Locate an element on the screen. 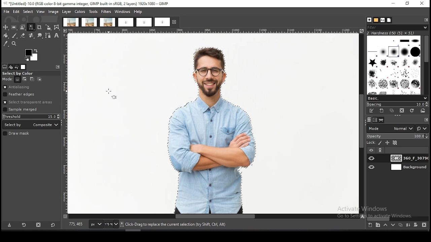  lock is located at coordinates (370, 143).